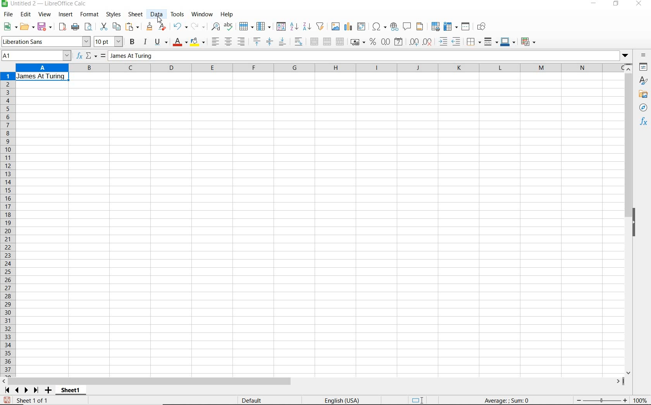  What do you see at coordinates (45, 26) in the screenshot?
I see `save` at bounding box center [45, 26].